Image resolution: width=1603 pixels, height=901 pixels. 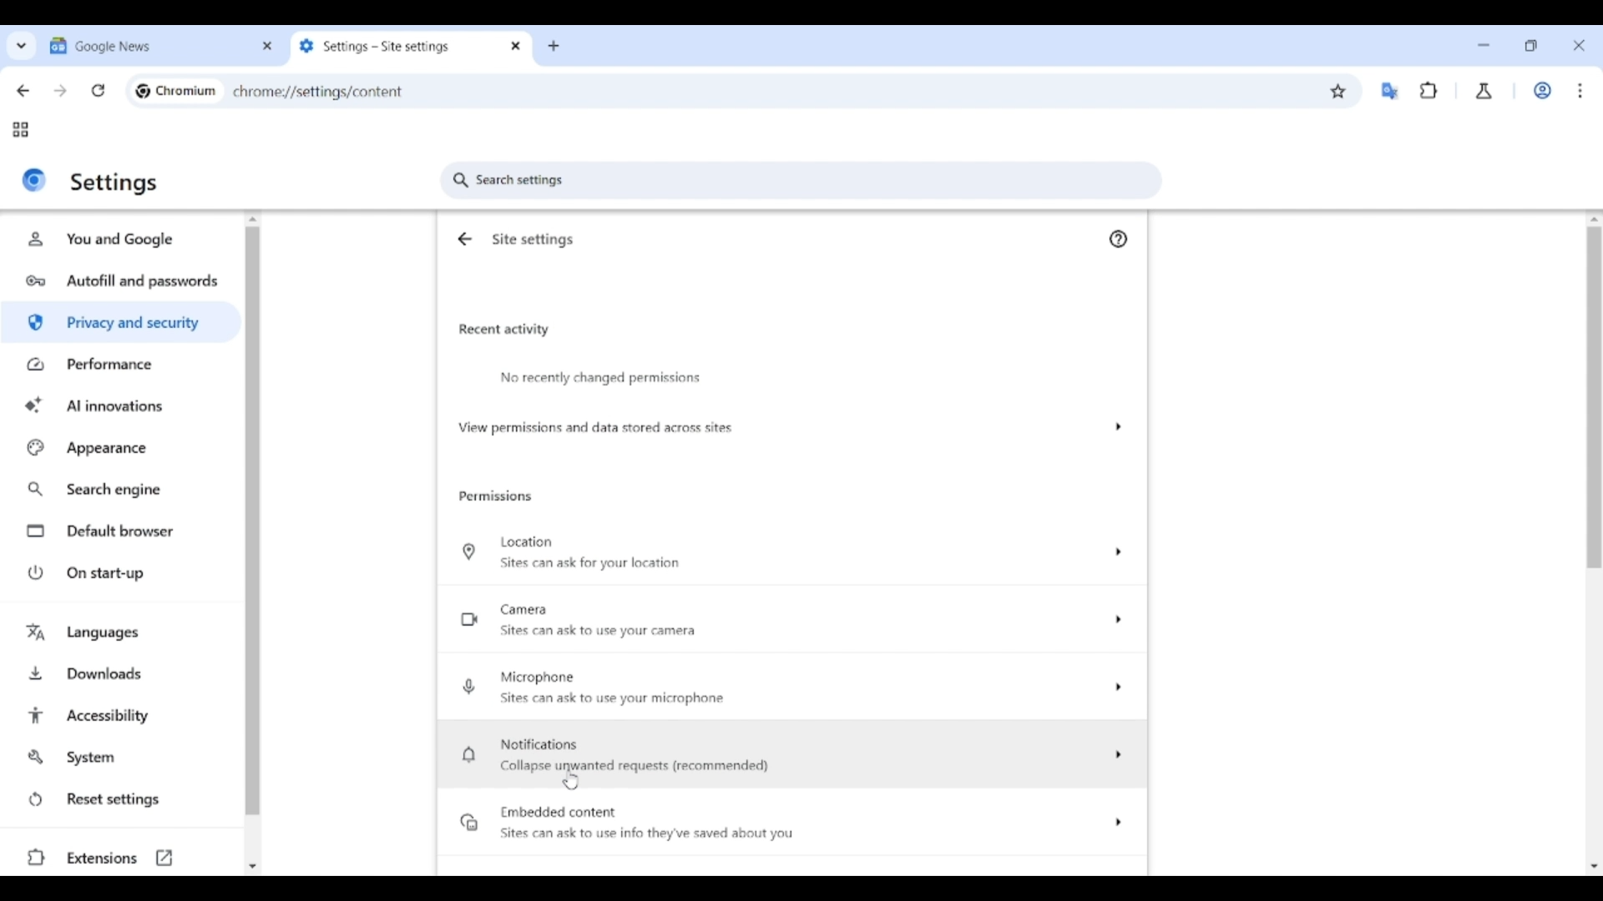 What do you see at coordinates (120, 758) in the screenshot?
I see `System` at bounding box center [120, 758].